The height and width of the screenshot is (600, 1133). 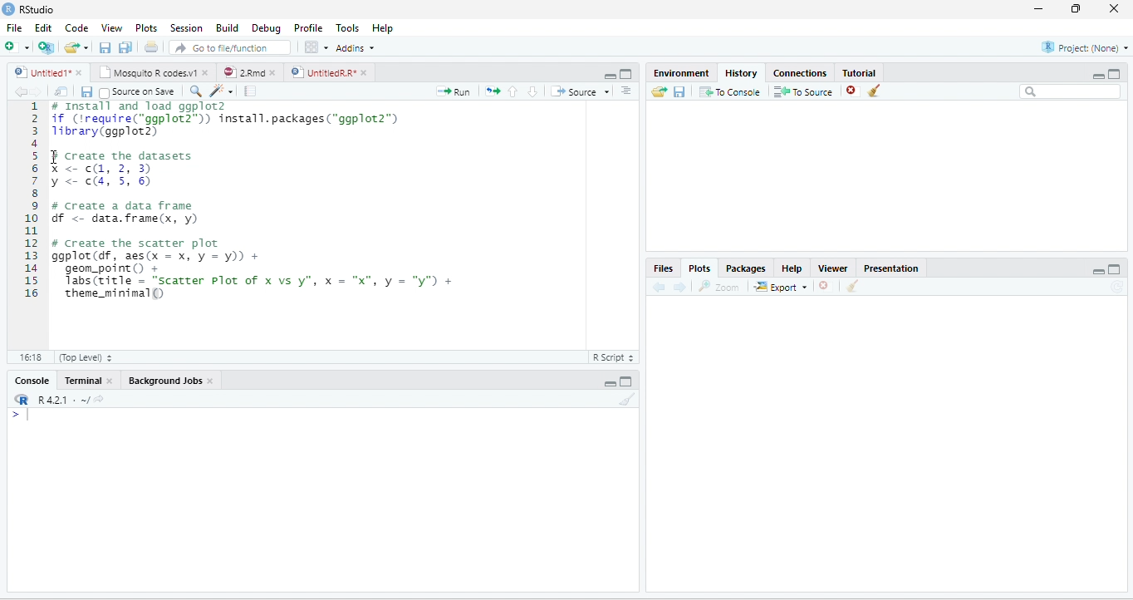 What do you see at coordinates (321, 72) in the screenshot?
I see `UntitledR.R*` at bounding box center [321, 72].